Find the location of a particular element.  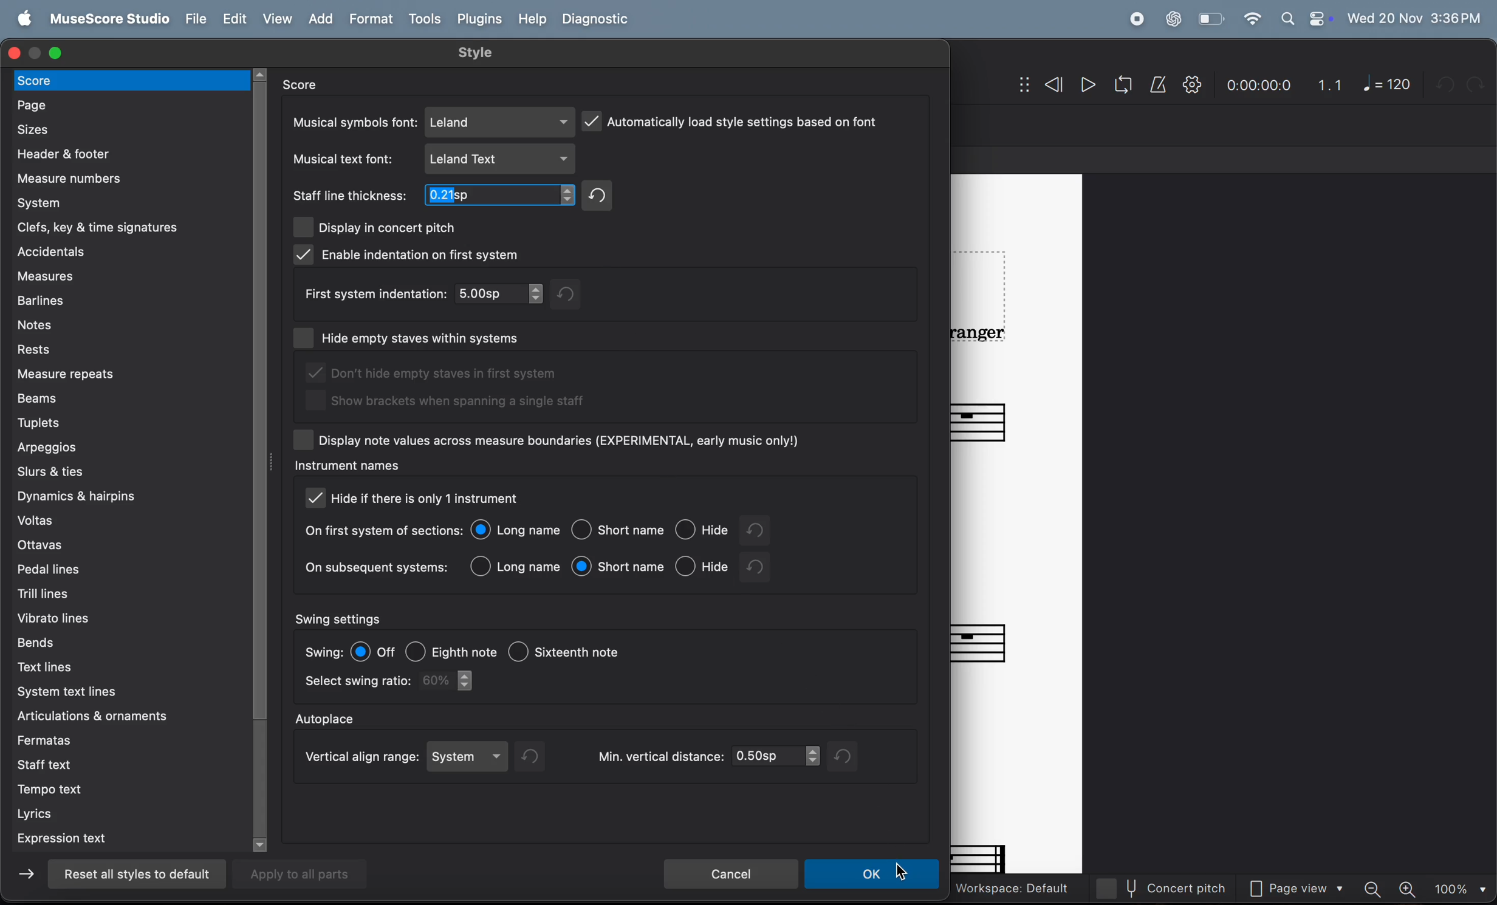

clefs key and time signatures is located at coordinates (129, 225).